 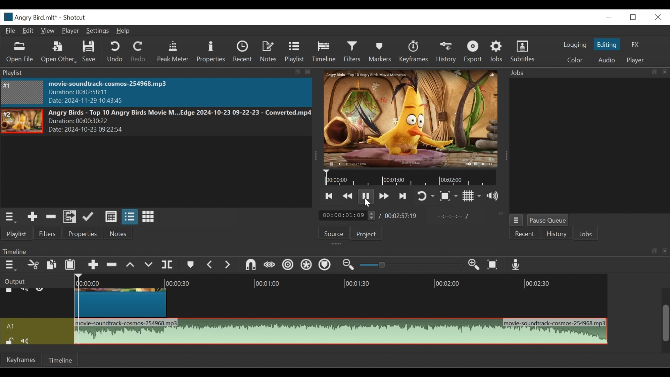 What do you see at coordinates (451, 216) in the screenshot?
I see `In point` at bounding box center [451, 216].